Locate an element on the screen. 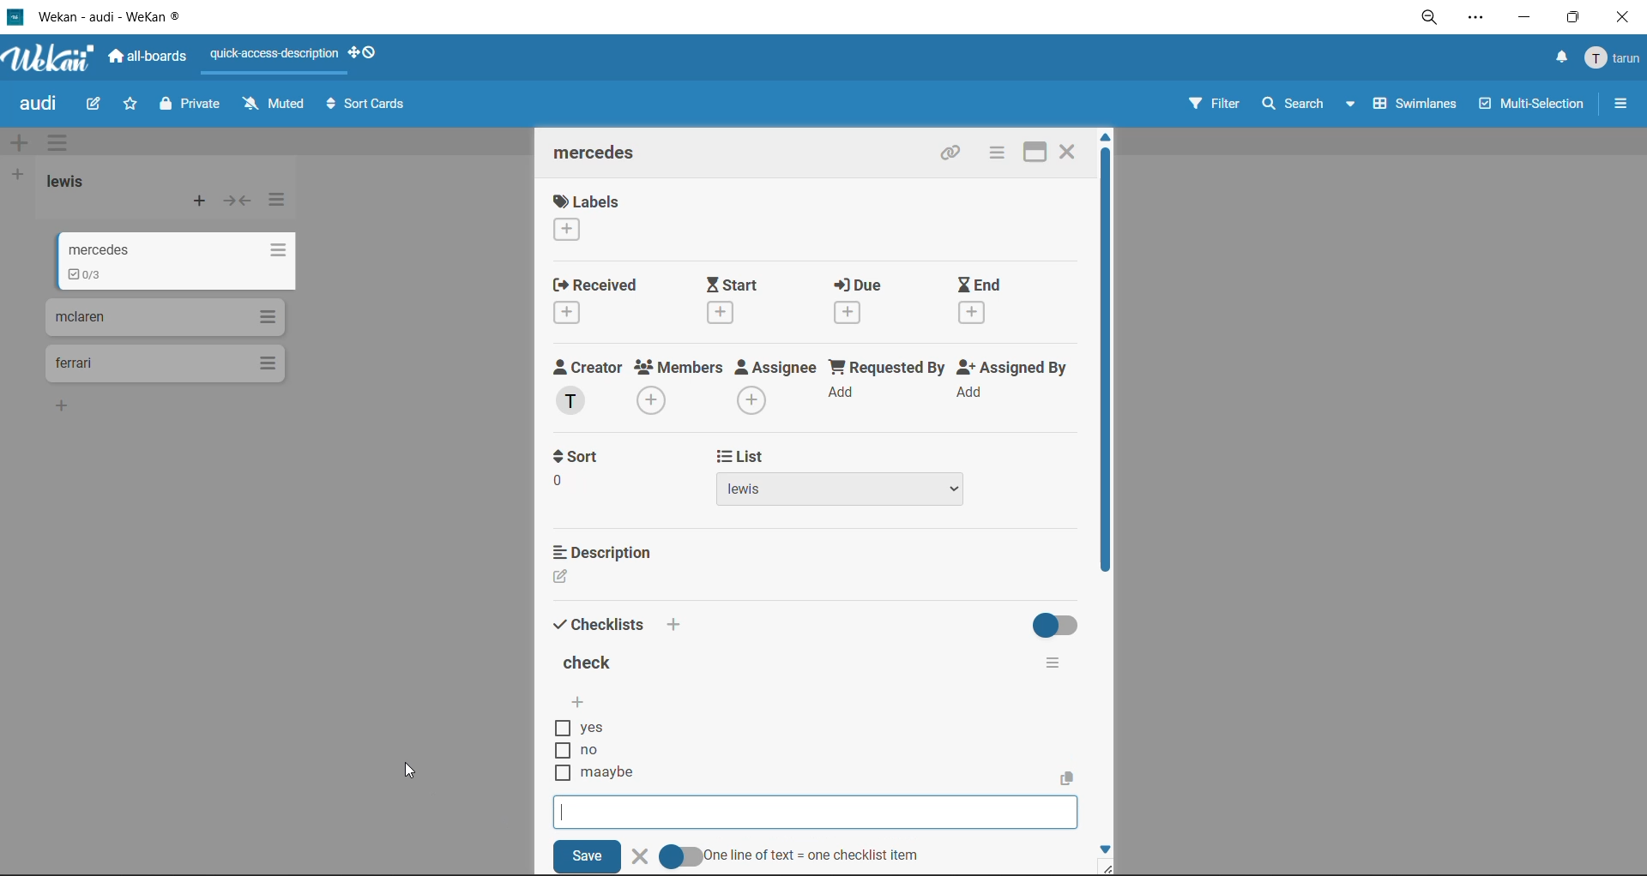 Image resolution: width=1647 pixels, height=876 pixels. checklists is located at coordinates (620, 627).